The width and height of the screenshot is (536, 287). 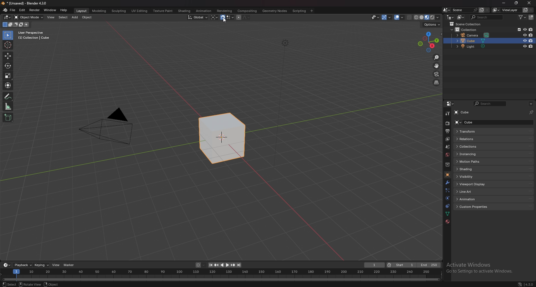 I want to click on modifier, so click(x=447, y=183).